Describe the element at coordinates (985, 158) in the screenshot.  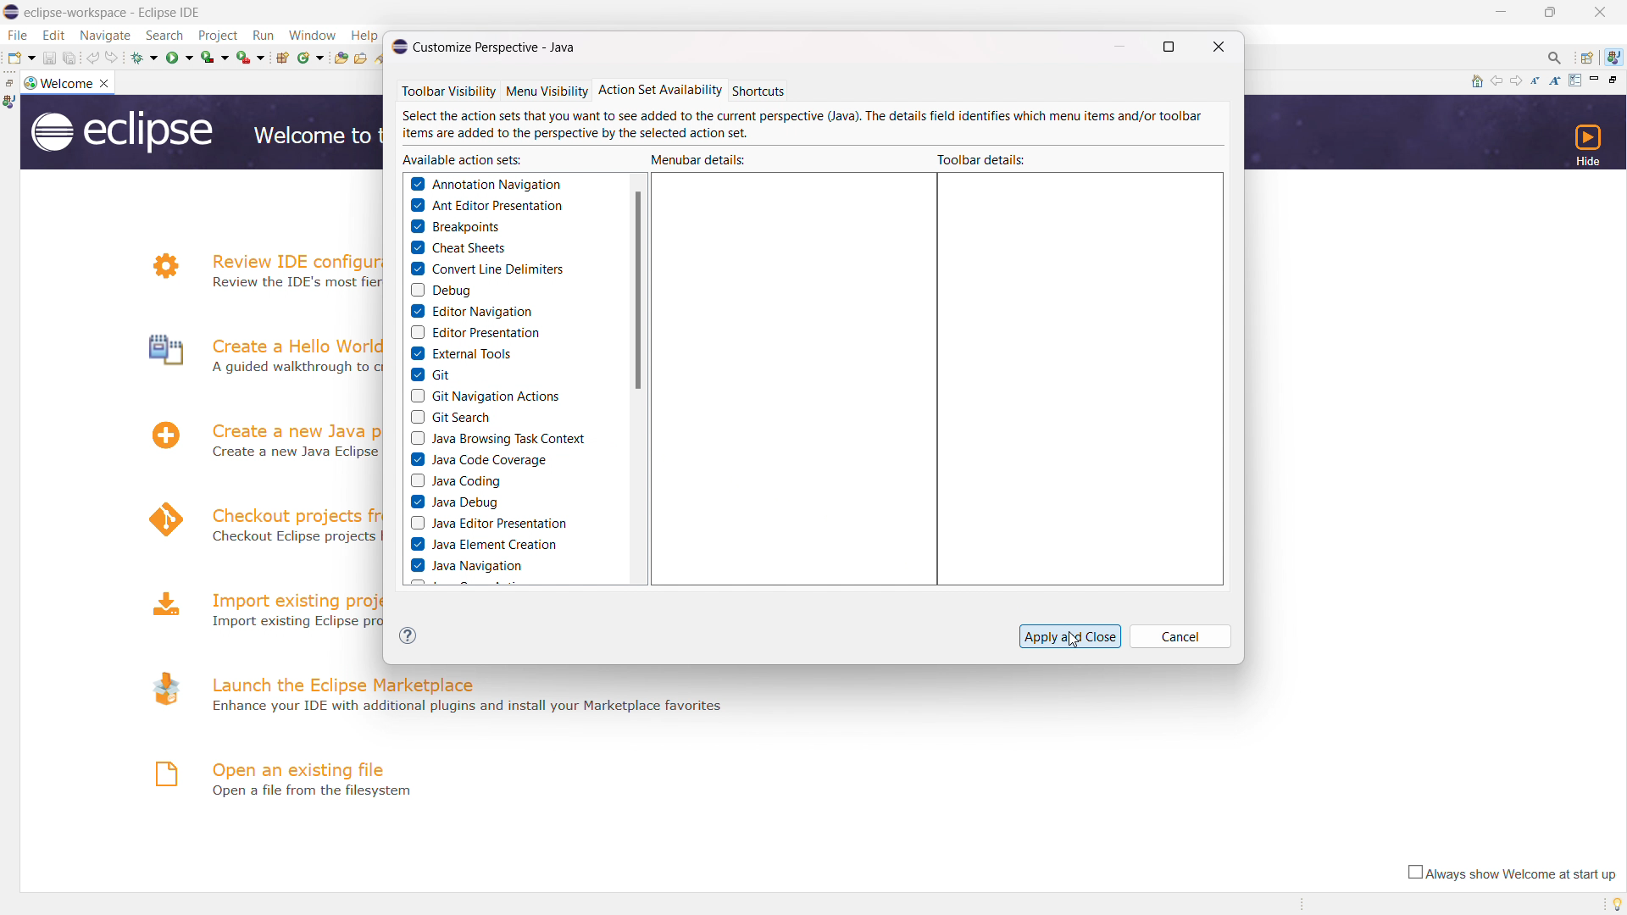
I see `toolbat details` at that location.